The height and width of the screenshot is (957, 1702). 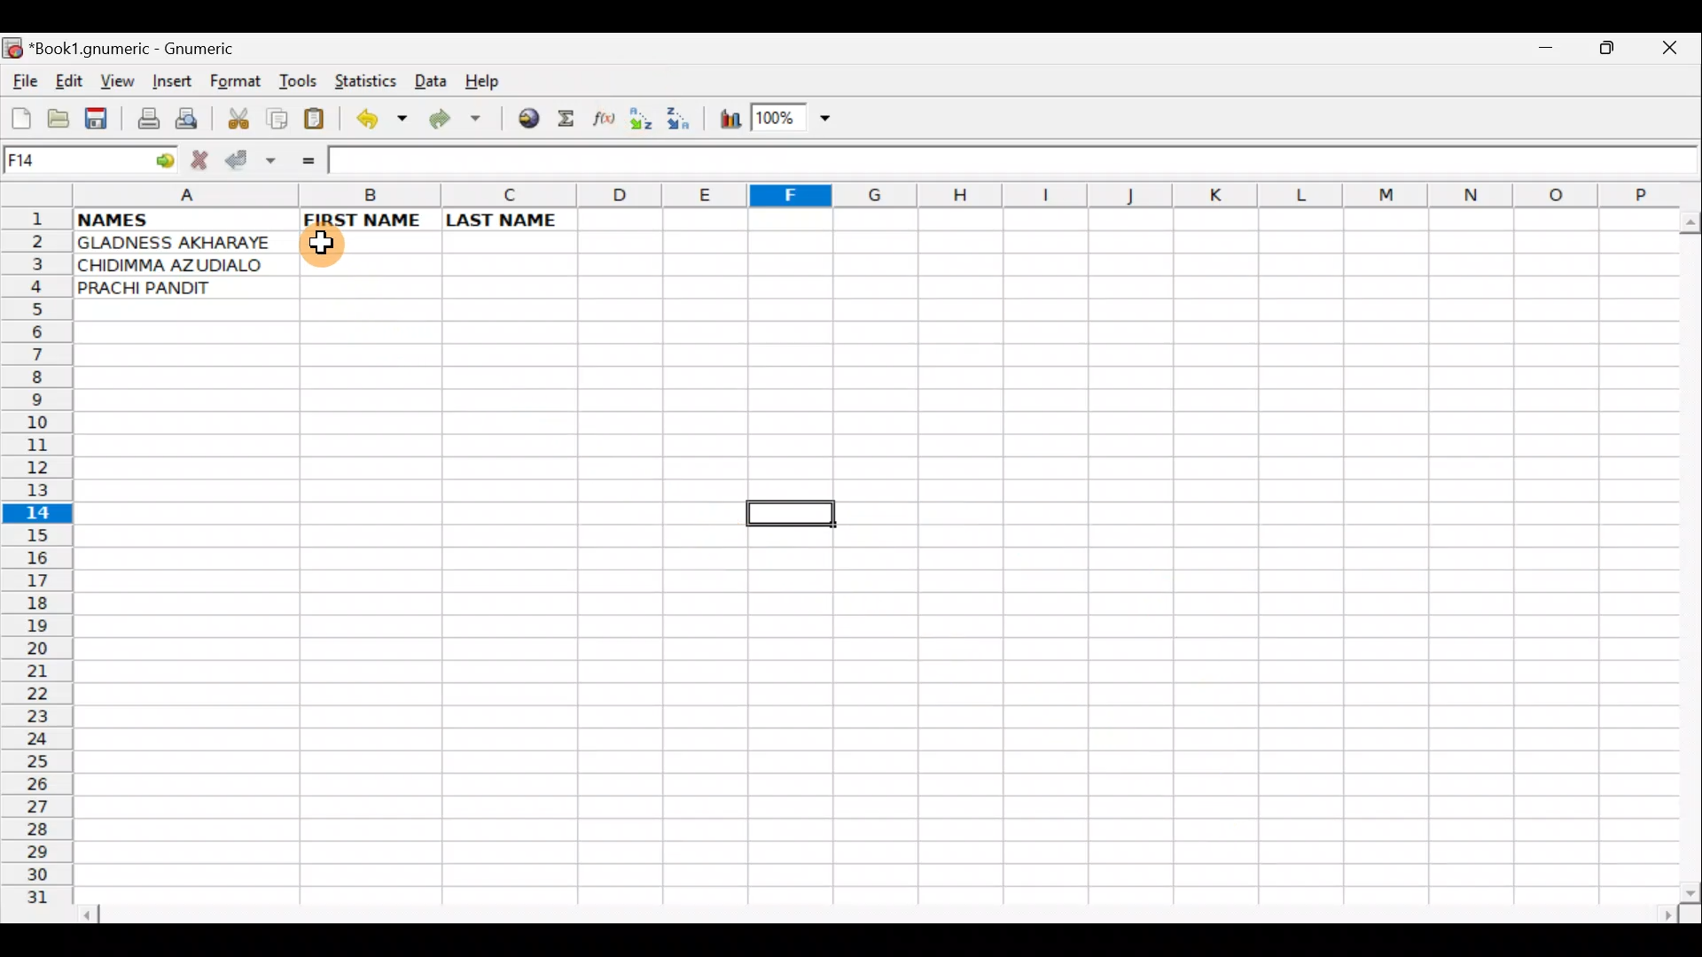 I want to click on Format, so click(x=239, y=83).